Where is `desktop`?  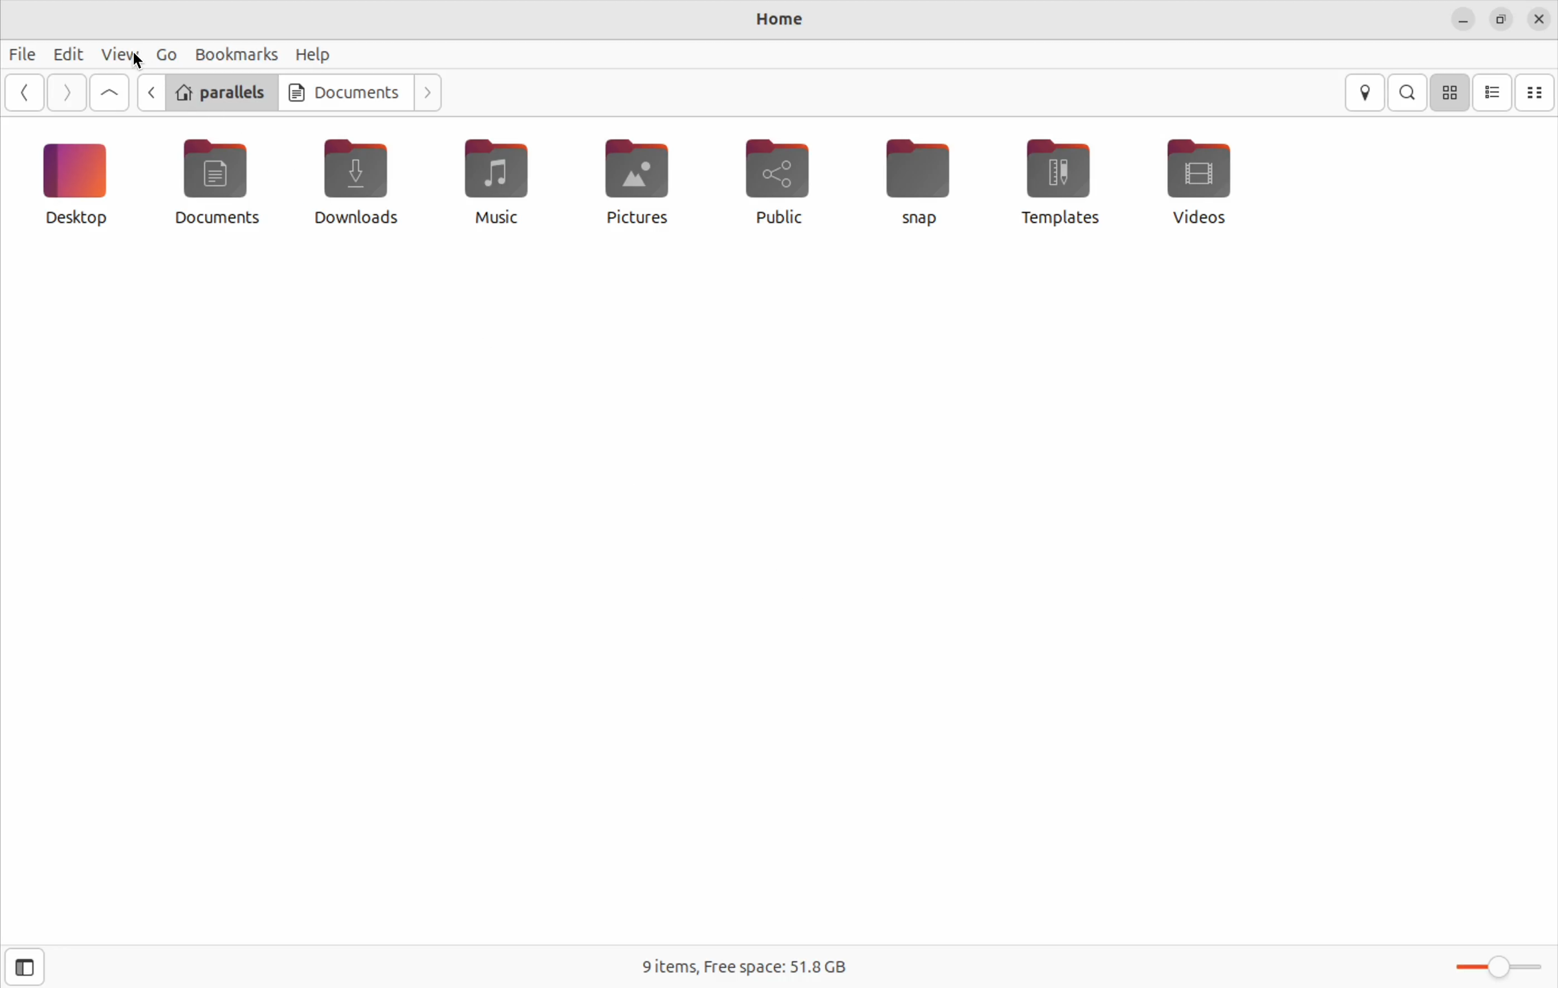 desktop is located at coordinates (83, 181).